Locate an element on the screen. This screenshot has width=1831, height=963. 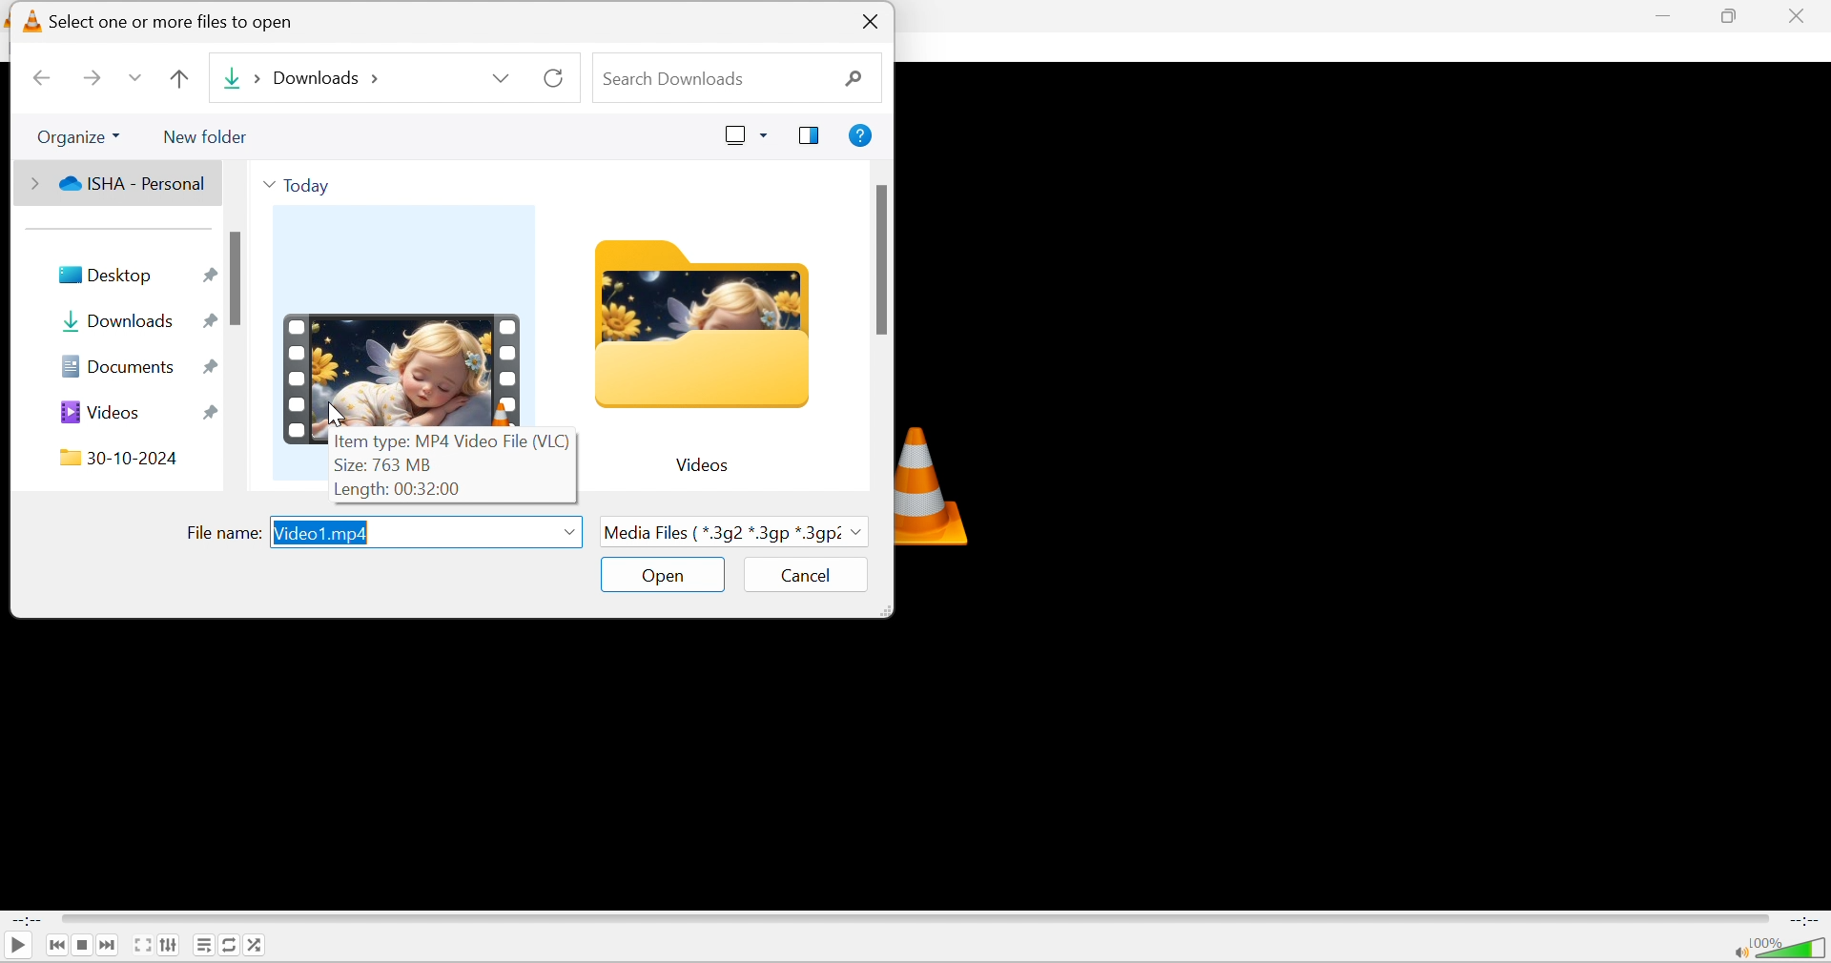
Previous media in the playlist, skip backward when held is located at coordinates (55, 947).